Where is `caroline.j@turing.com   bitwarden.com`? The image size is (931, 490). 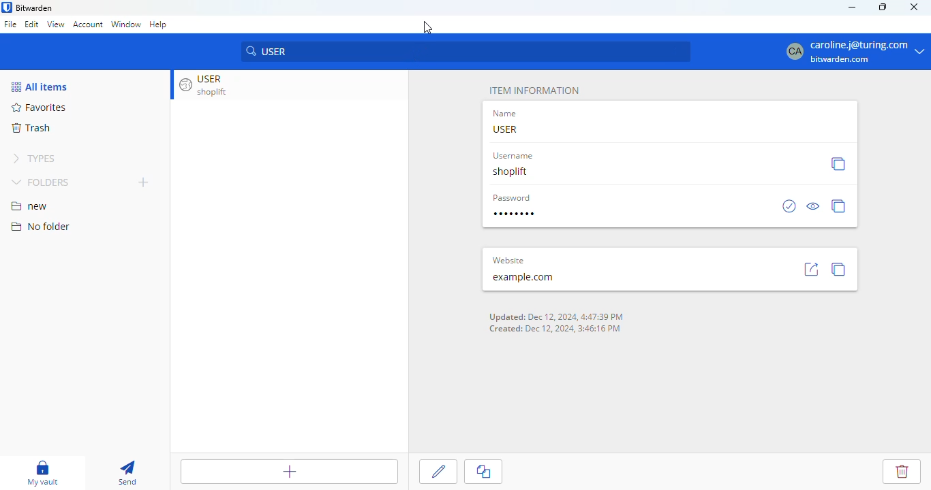 caroline.j@turing.com   bitwarden.com is located at coordinates (853, 52).